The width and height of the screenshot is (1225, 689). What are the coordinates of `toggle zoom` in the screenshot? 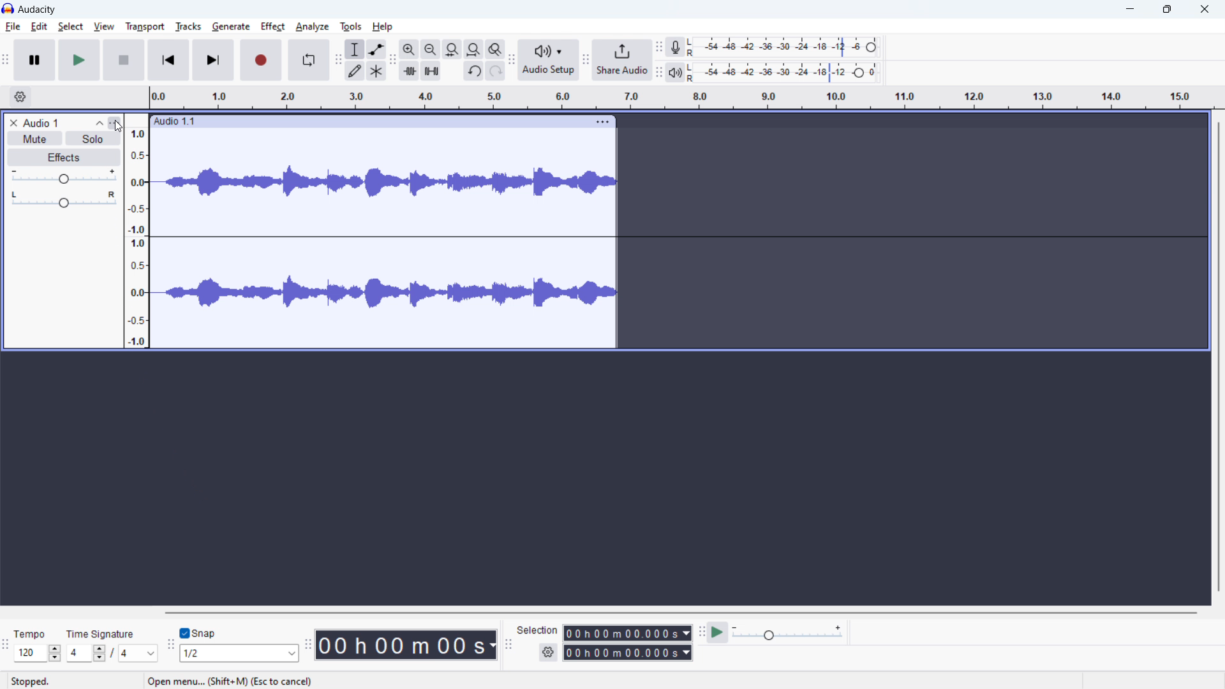 It's located at (495, 49).